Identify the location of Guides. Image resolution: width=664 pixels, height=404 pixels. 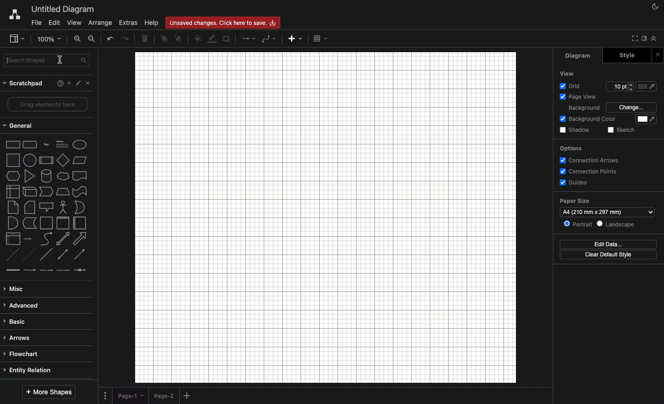
(575, 183).